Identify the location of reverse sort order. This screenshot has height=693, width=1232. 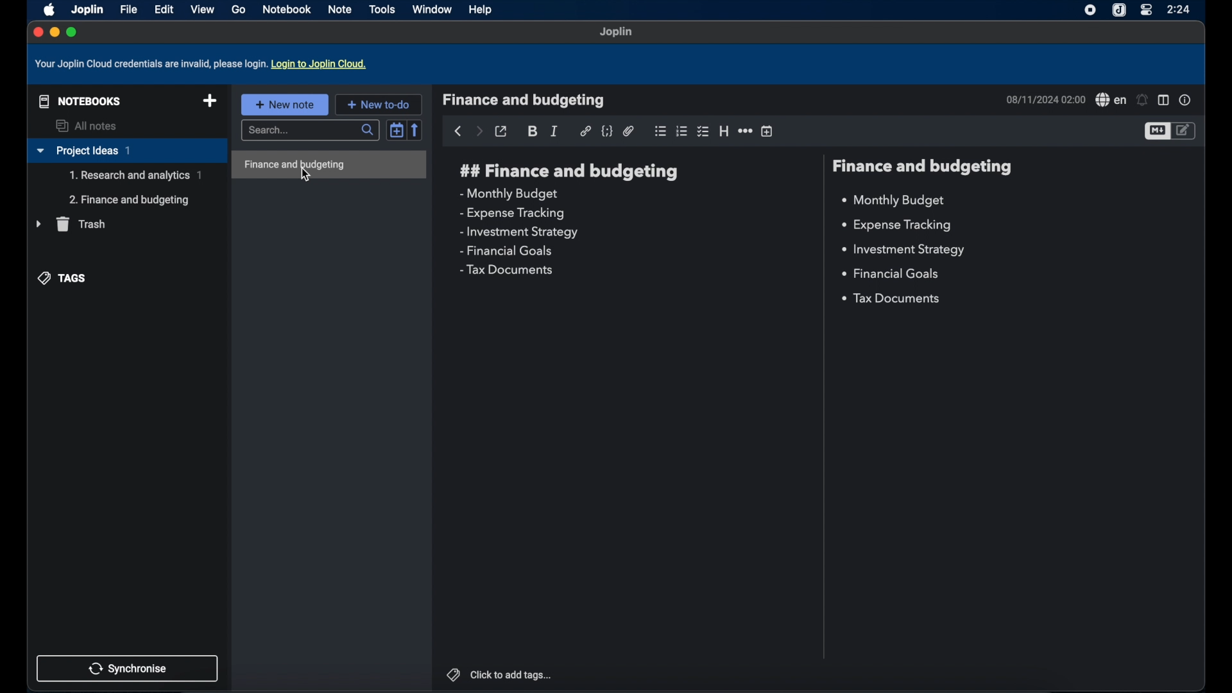
(416, 130).